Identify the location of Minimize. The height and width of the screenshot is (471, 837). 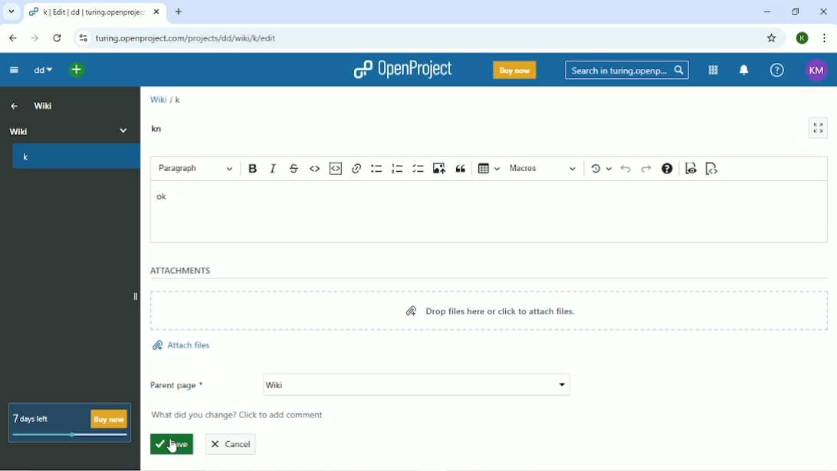
(767, 12).